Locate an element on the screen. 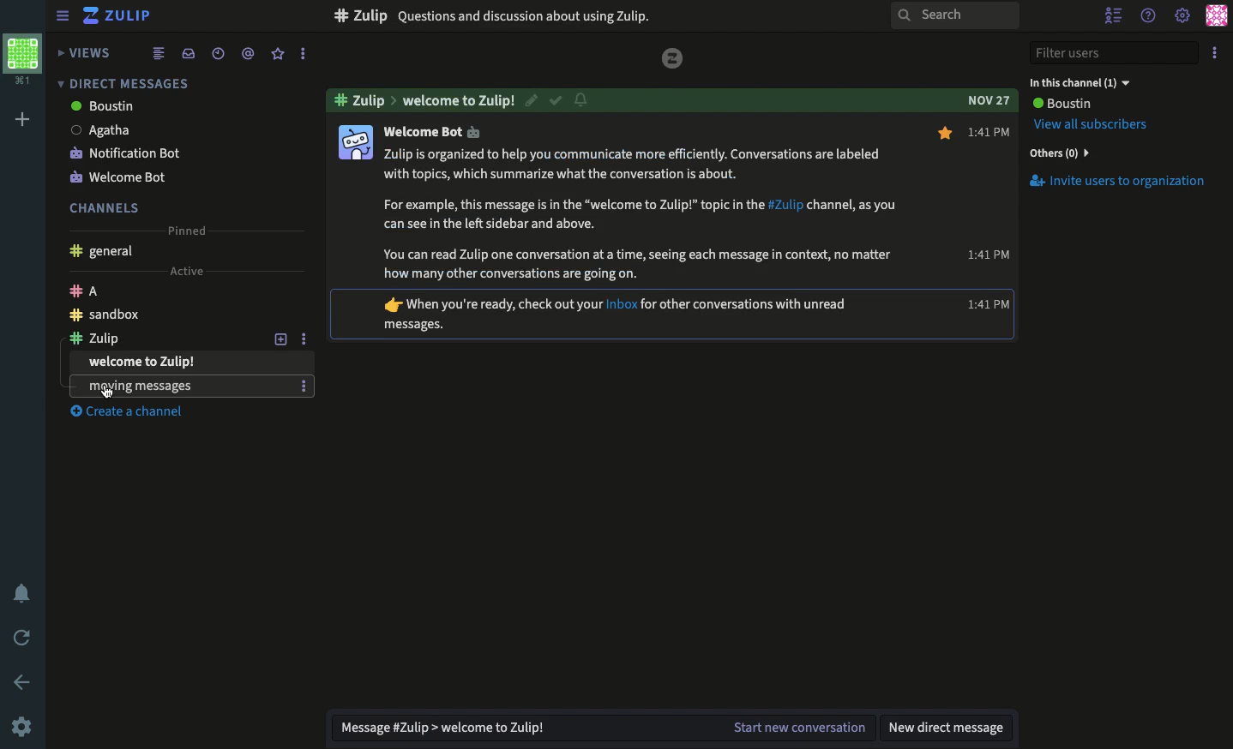  Inbox is located at coordinates (188, 53).